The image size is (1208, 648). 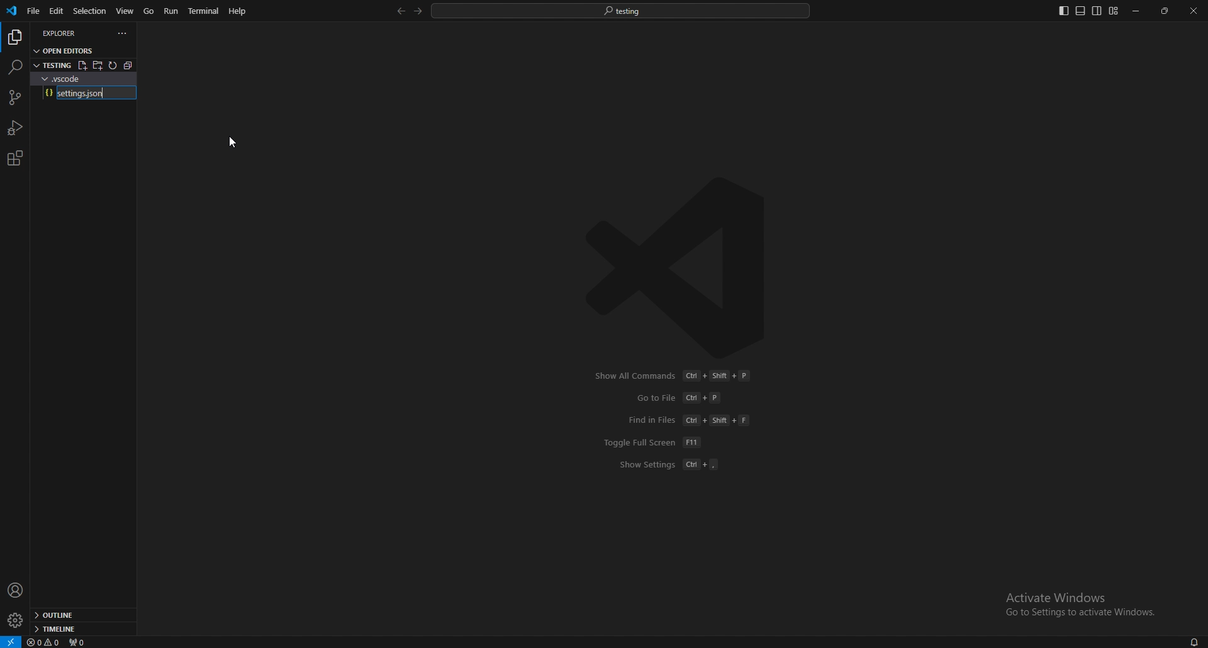 I want to click on run and debug, so click(x=16, y=128).